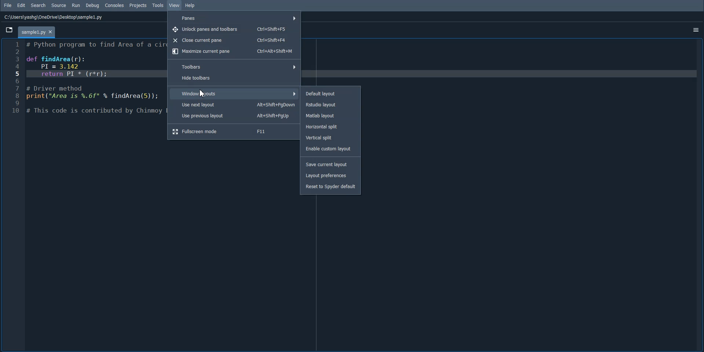  I want to click on Rstudio layout, so click(331, 104).